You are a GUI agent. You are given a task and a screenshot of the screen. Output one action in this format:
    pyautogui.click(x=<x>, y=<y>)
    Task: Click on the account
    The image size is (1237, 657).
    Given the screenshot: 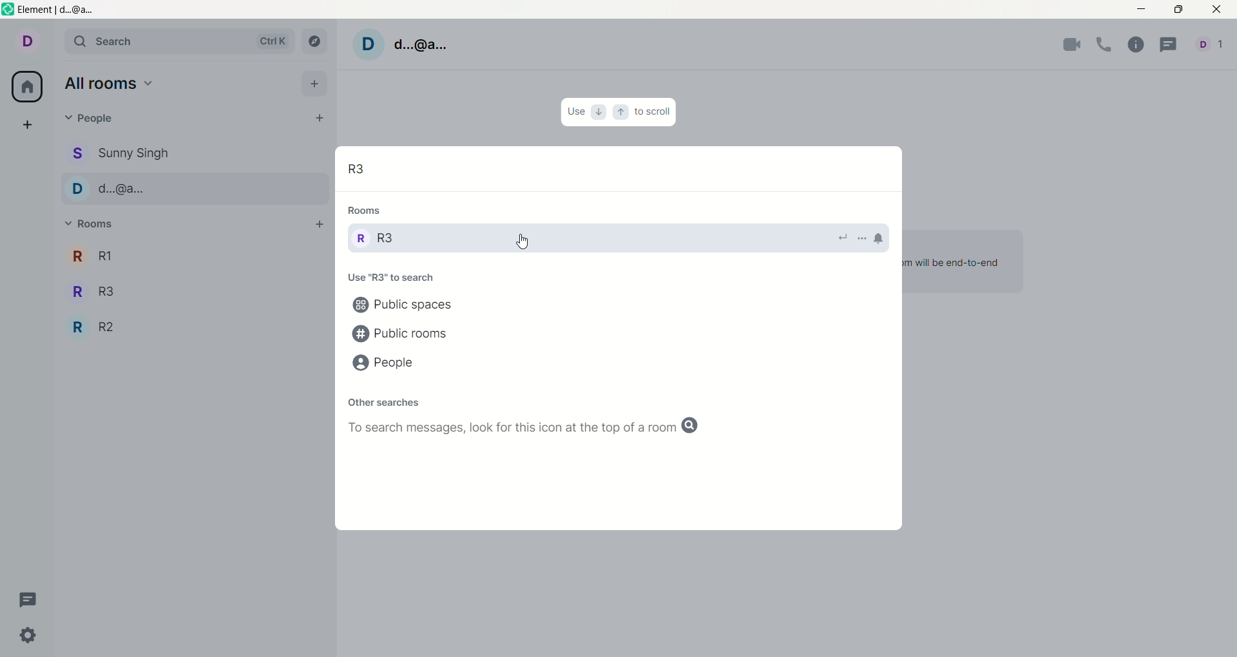 What is the action you would take?
    pyautogui.click(x=1209, y=44)
    